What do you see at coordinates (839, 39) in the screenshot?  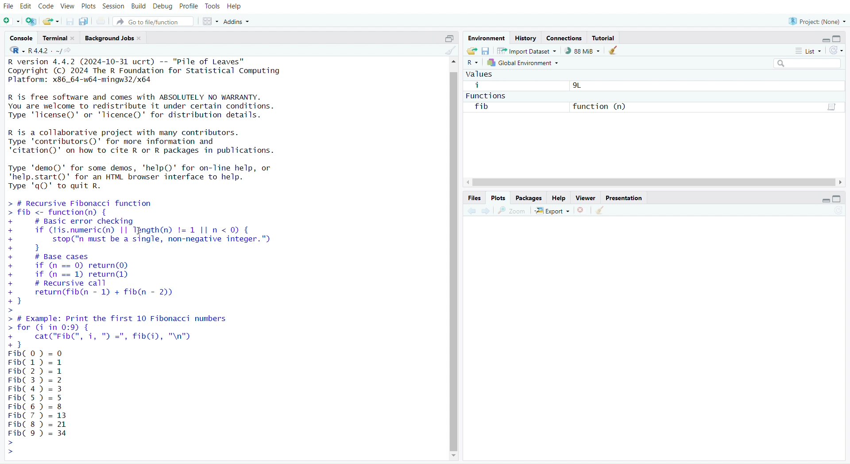 I see `collapse` at bounding box center [839, 39].